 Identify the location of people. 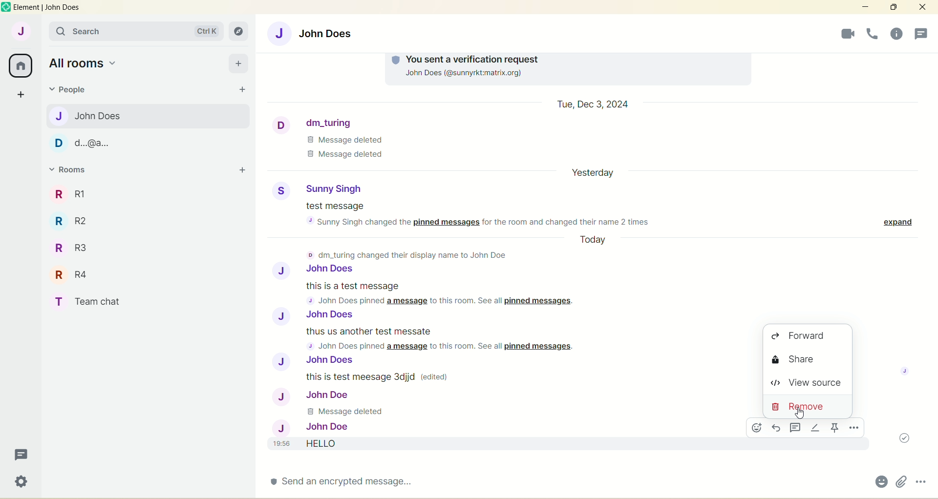
(72, 91).